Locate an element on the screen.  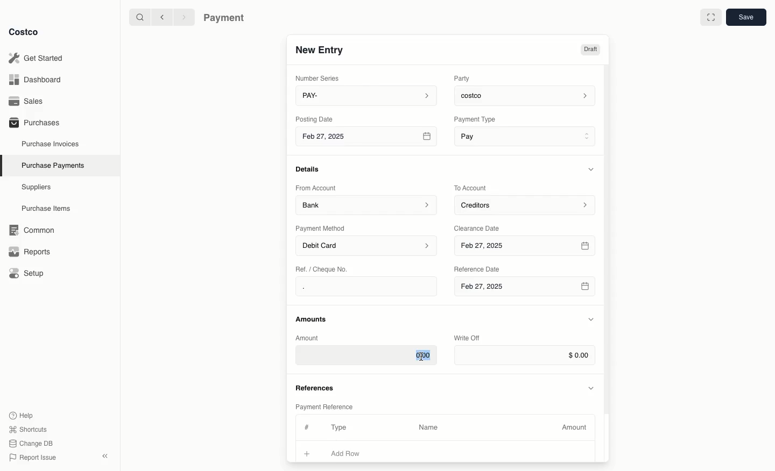
Party is located at coordinates (464, 78).